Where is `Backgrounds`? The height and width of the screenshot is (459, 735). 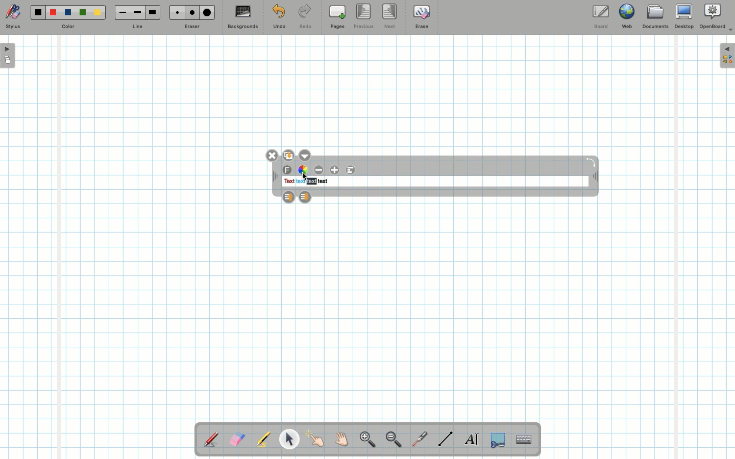
Backgrounds is located at coordinates (242, 17).